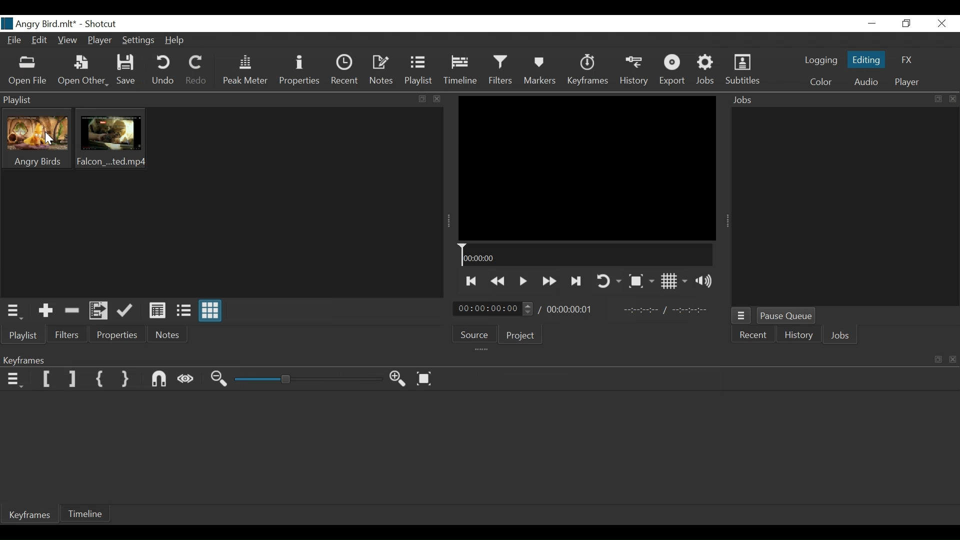  Describe the element at coordinates (864, 59) in the screenshot. I see `Editing` at that location.